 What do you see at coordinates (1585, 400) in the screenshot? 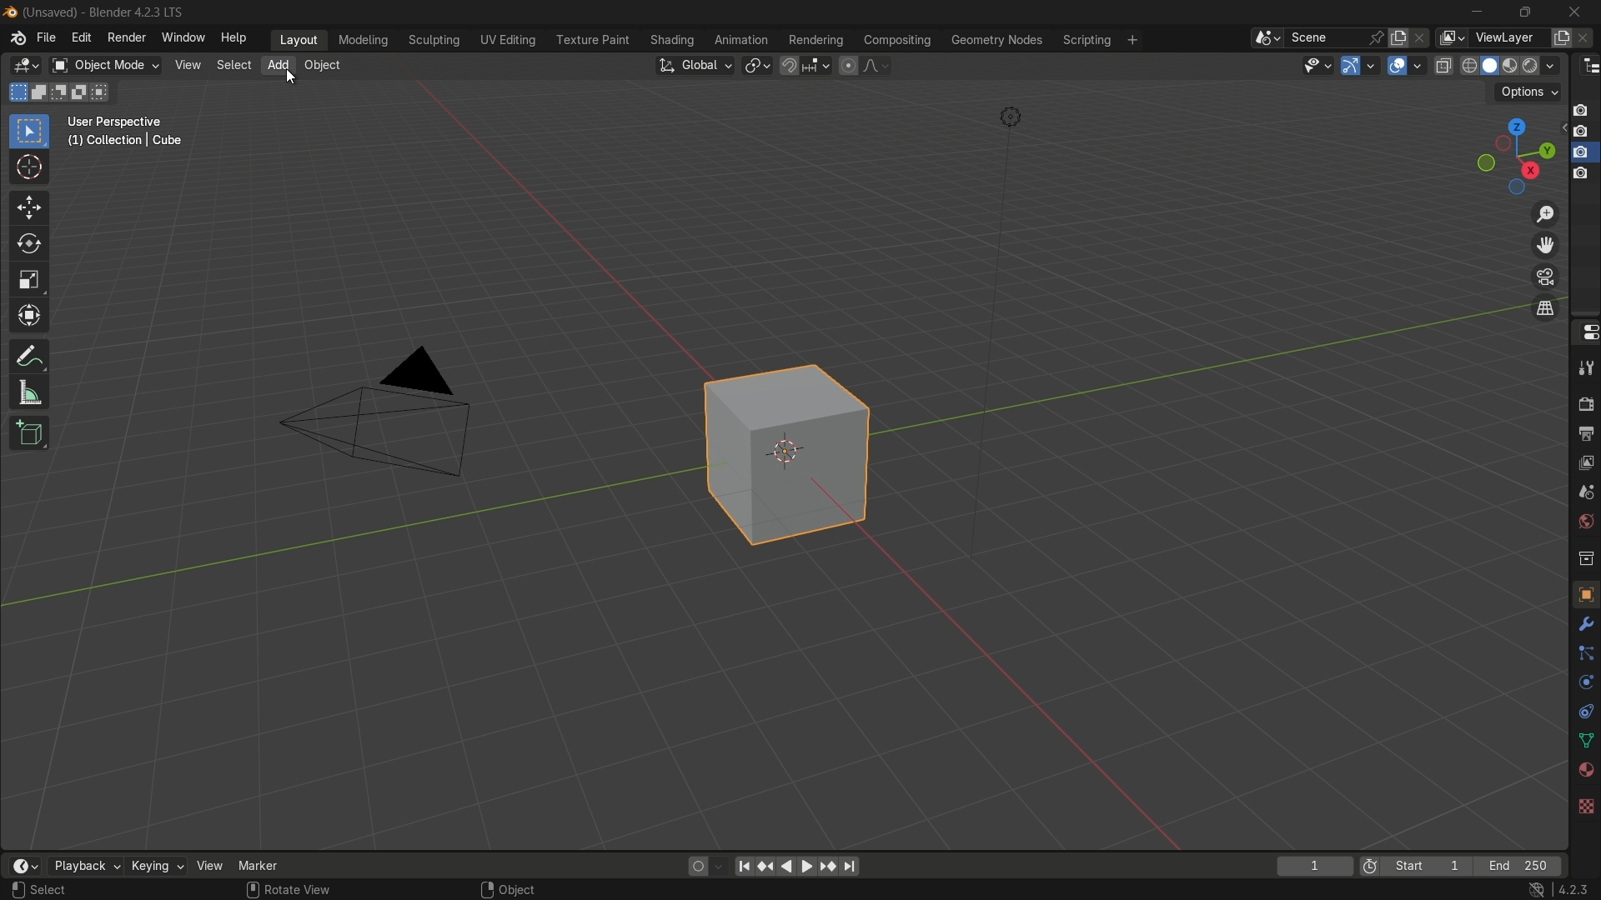
I see `render` at bounding box center [1585, 400].